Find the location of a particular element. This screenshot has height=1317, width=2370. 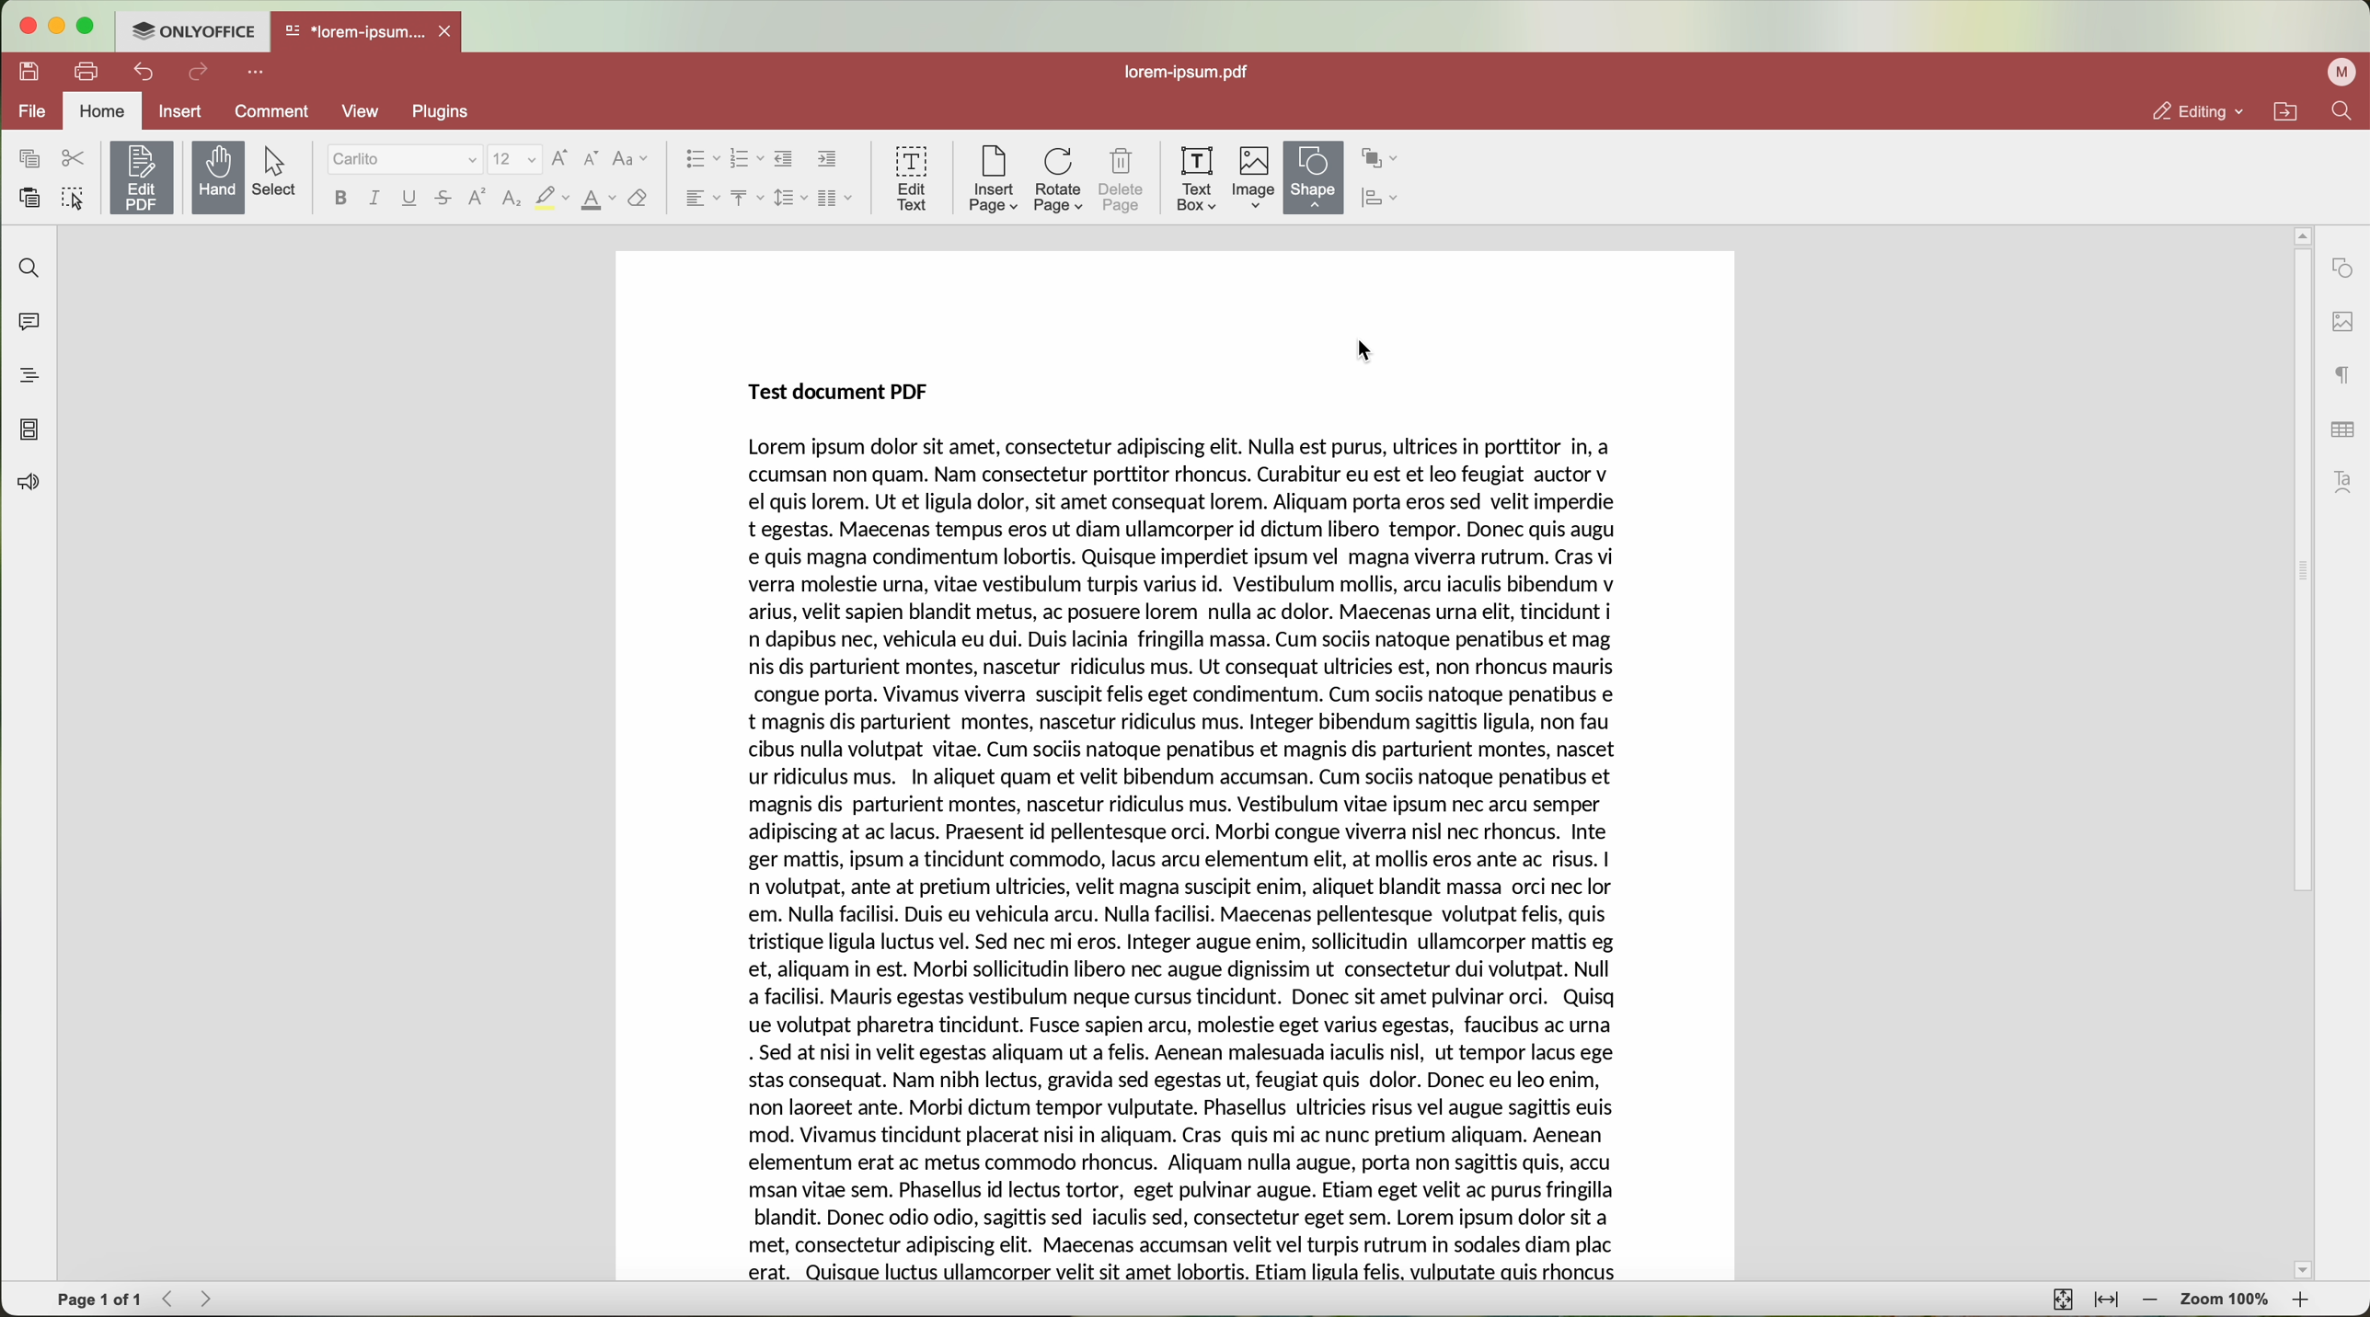

home is located at coordinates (105, 109).